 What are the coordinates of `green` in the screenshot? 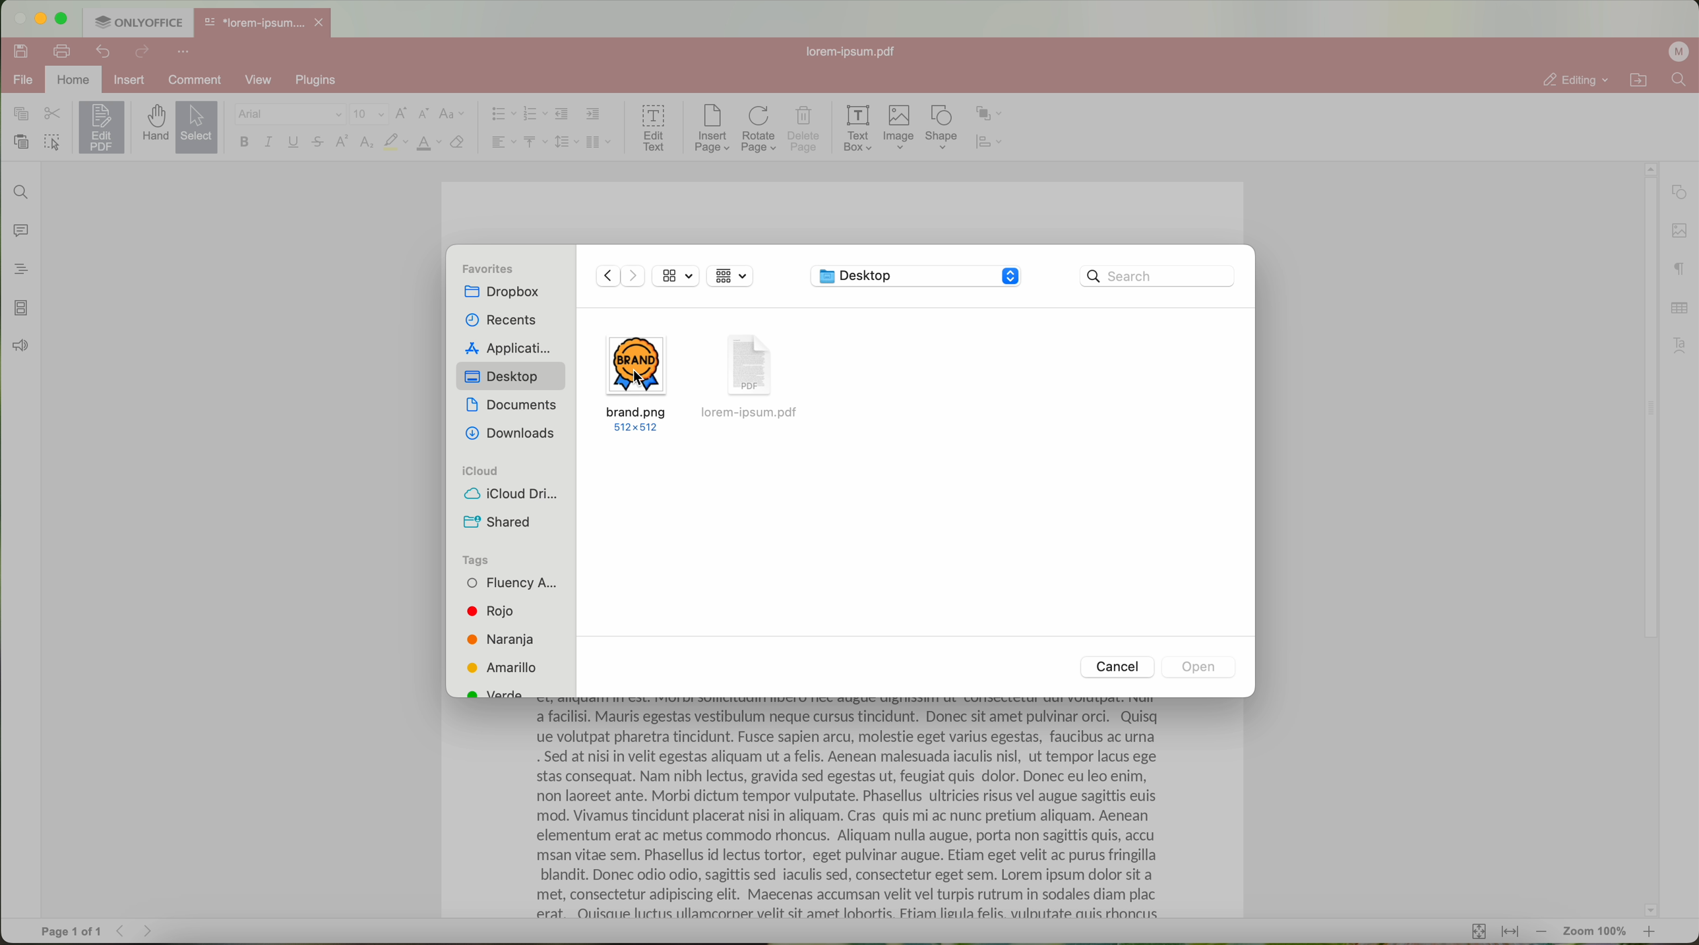 It's located at (497, 691).